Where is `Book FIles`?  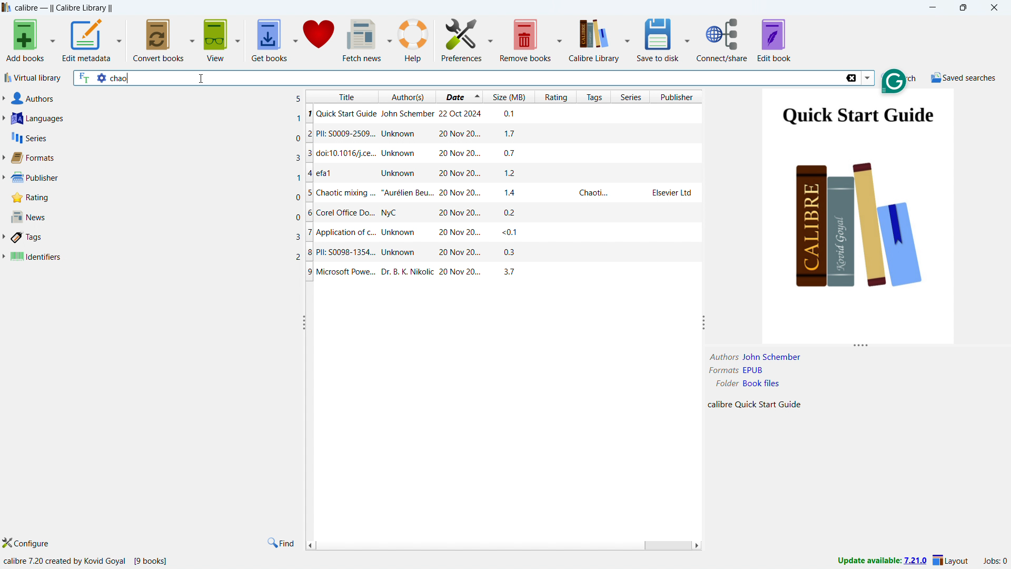
Book FIles is located at coordinates (766, 385).